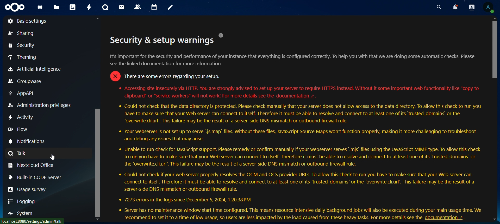  What do you see at coordinates (22, 214) in the screenshot?
I see `system` at bounding box center [22, 214].